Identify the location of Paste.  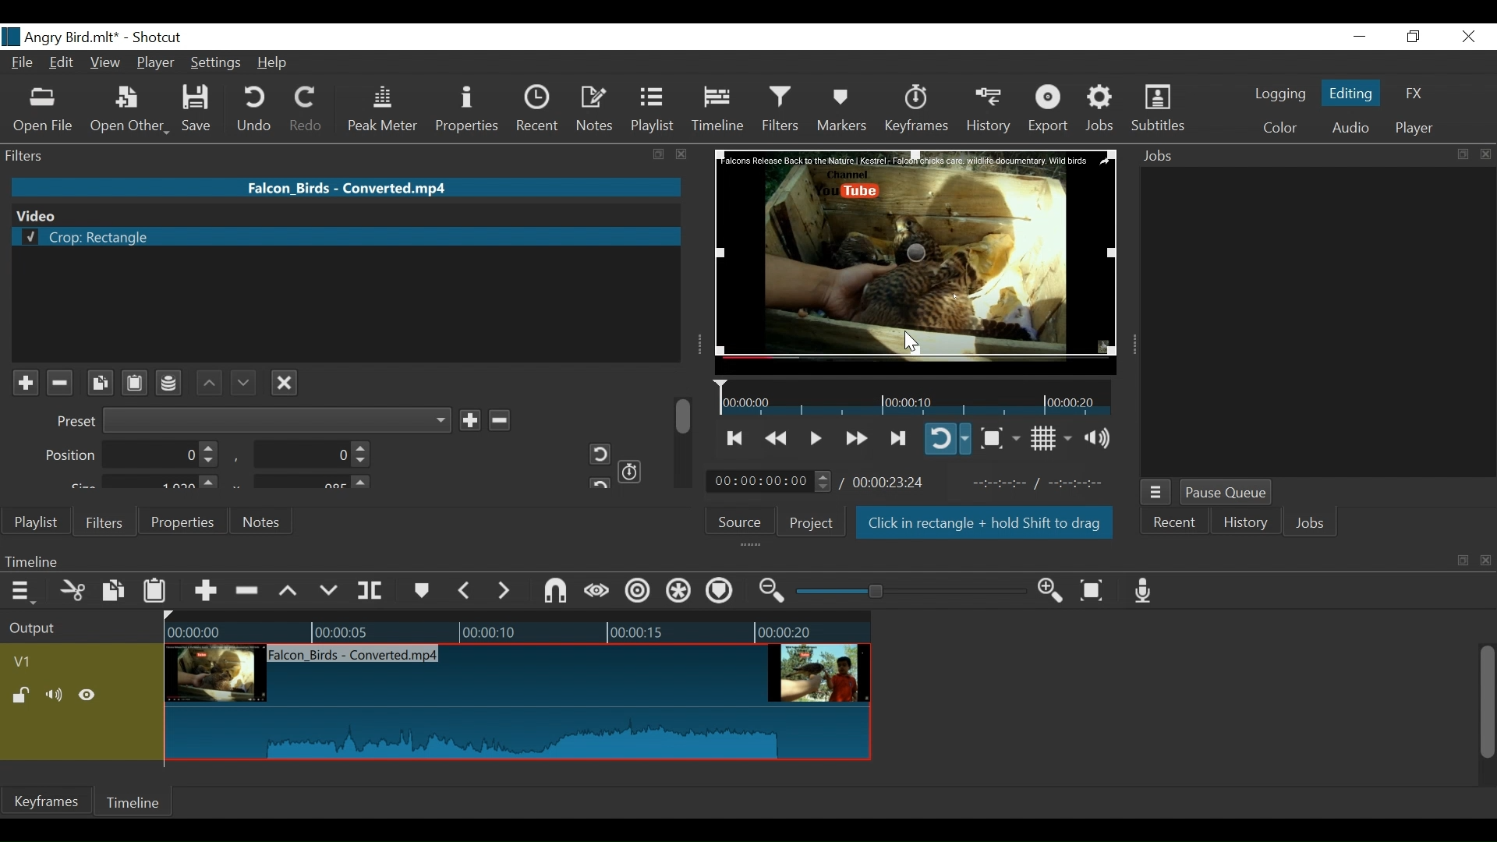
(157, 594).